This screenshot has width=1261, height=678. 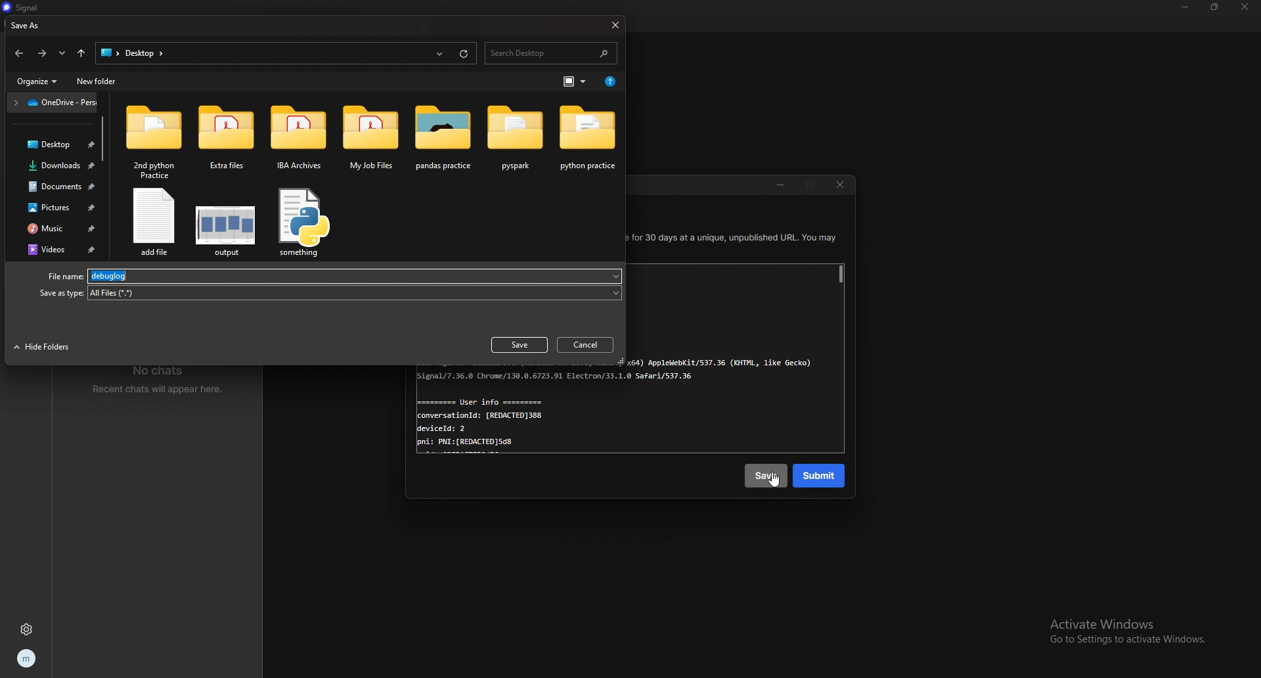 I want to click on organize, so click(x=37, y=82).